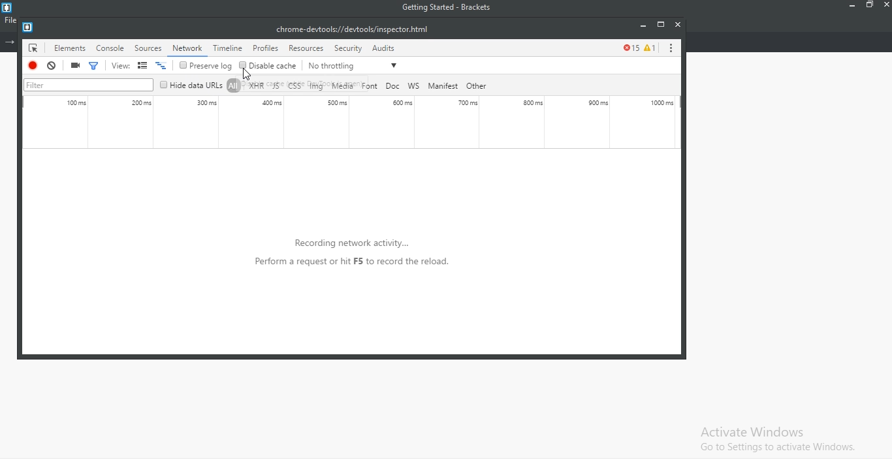 This screenshot has height=475, width=892. Describe the element at coordinates (75, 65) in the screenshot. I see `record` at that location.